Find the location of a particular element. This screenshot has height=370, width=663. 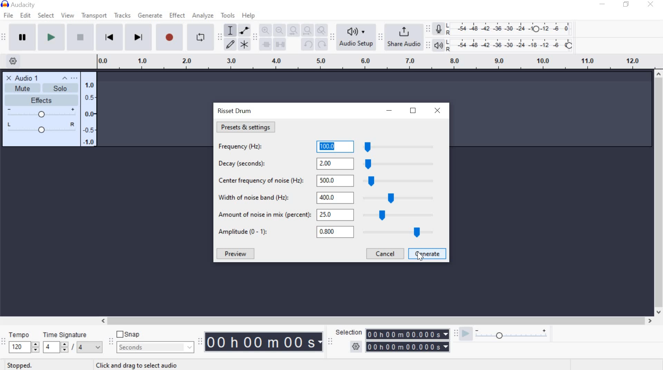

undo is located at coordinates (307, 45).